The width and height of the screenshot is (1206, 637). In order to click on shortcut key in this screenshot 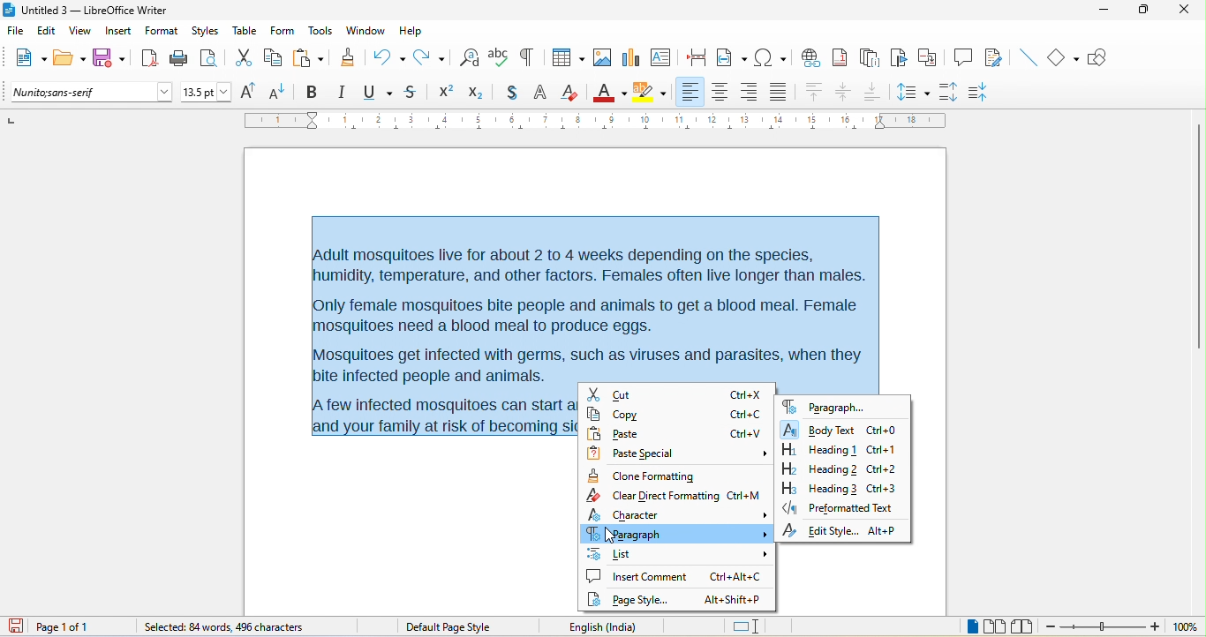, I will do `click(747, 415)`.